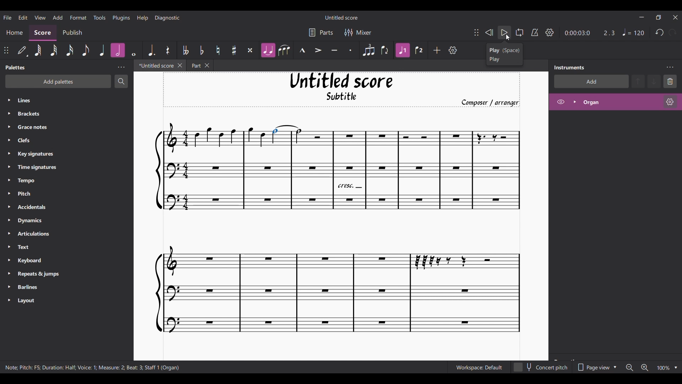 Image resolution: width=682 pixels, height=384 pixels. I want to click on Slur, so click(284, 50).